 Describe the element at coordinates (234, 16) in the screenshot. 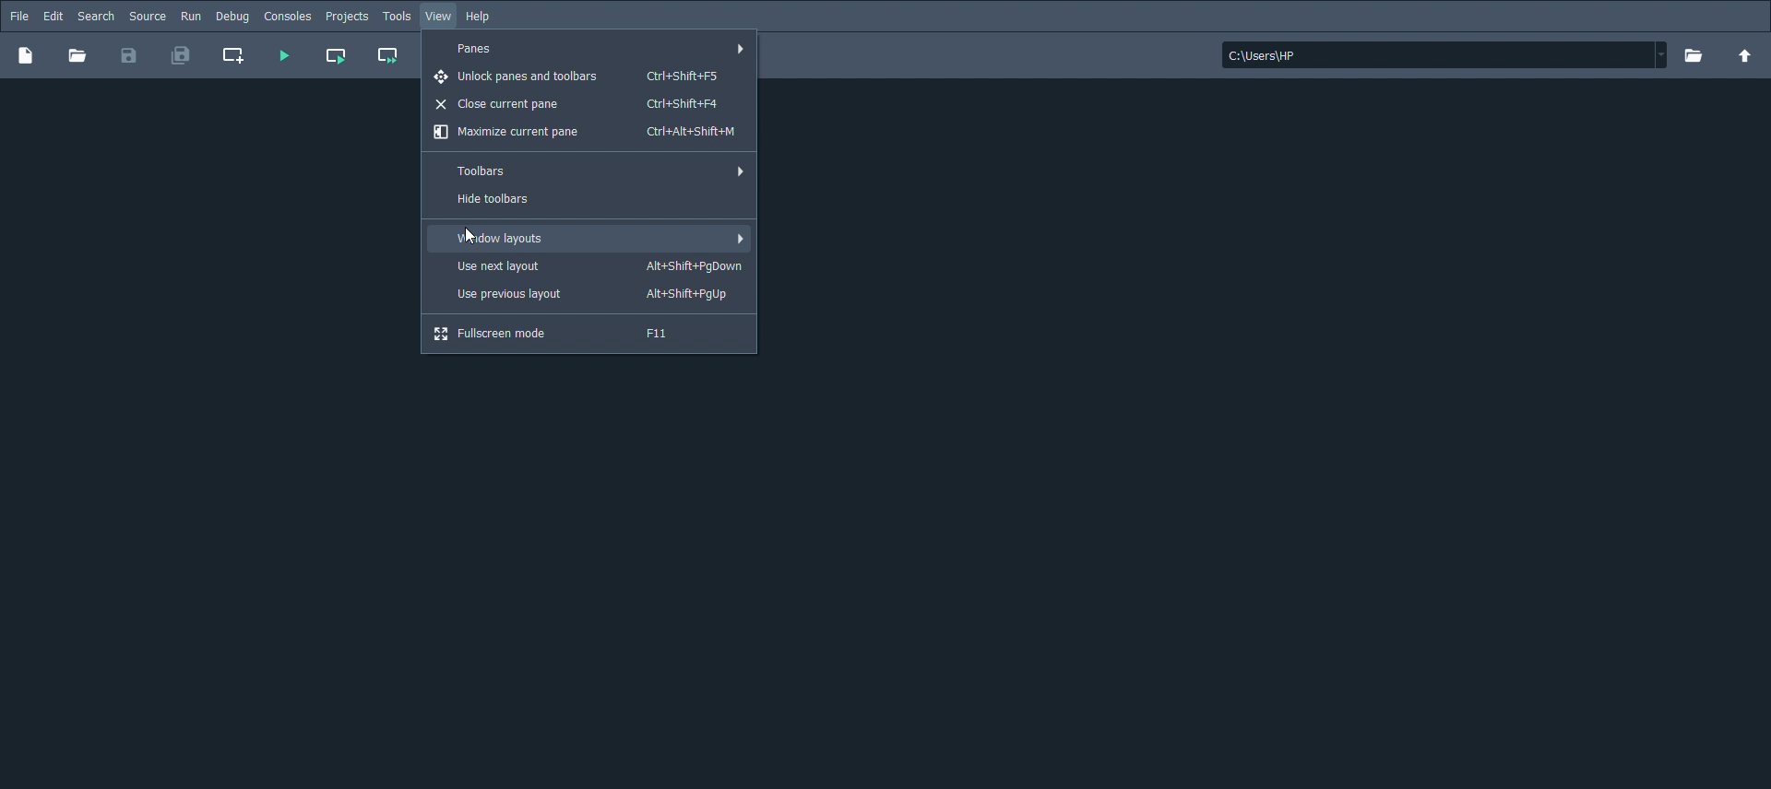

I see `Debug` at that location.